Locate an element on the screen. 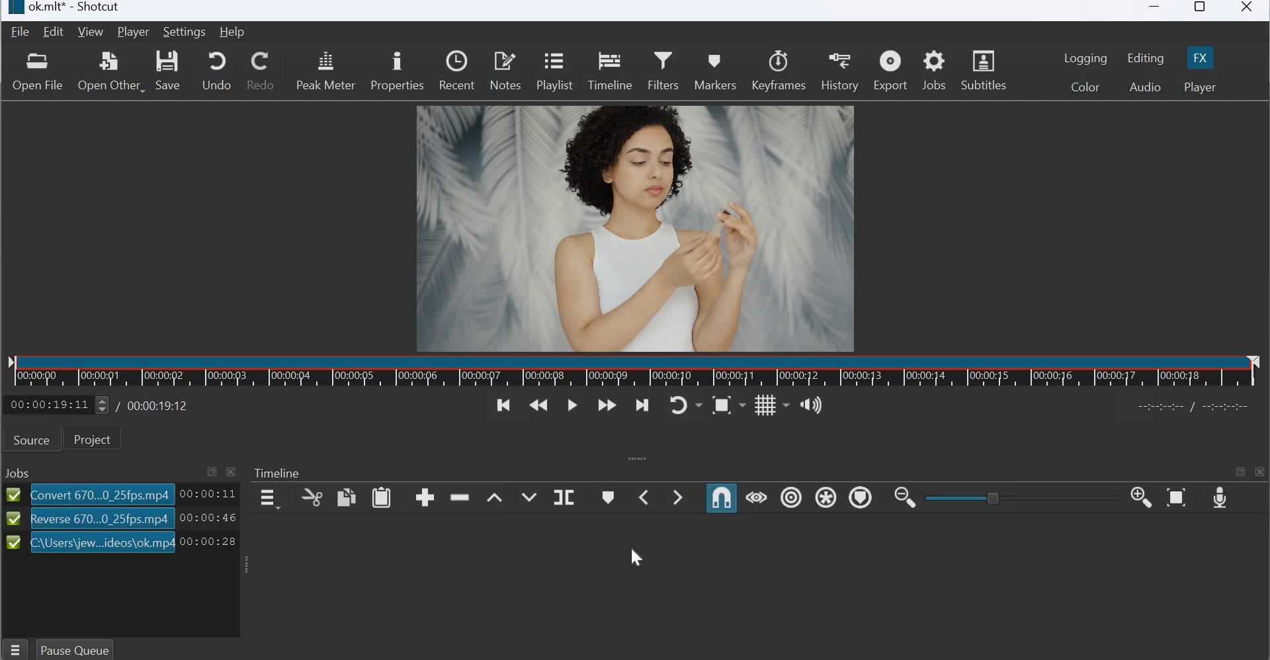  Next Marker is located at coordinates (681, 497).